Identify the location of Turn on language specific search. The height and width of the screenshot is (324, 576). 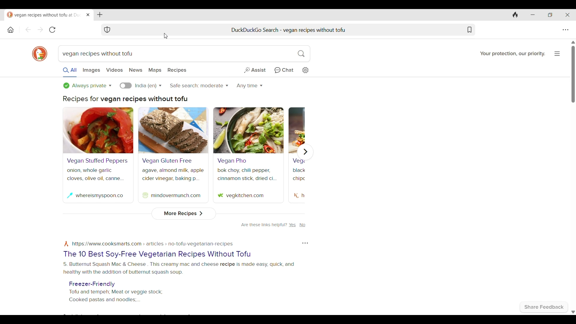
(126, 85).